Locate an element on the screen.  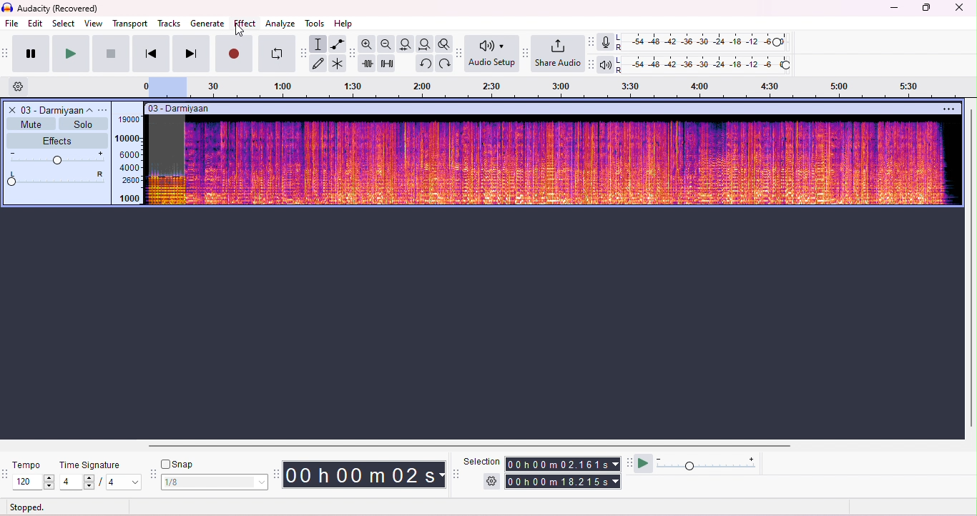
playback speed is located at coordinates (707, 463).